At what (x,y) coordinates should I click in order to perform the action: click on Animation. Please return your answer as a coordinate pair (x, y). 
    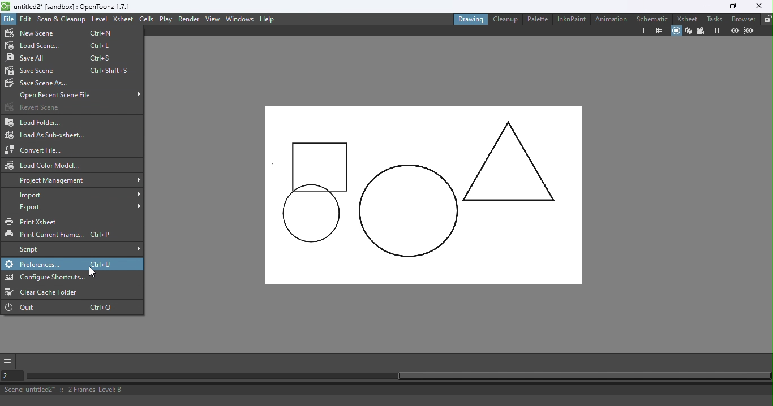
    Looking at the image, I should click on (612, 19).